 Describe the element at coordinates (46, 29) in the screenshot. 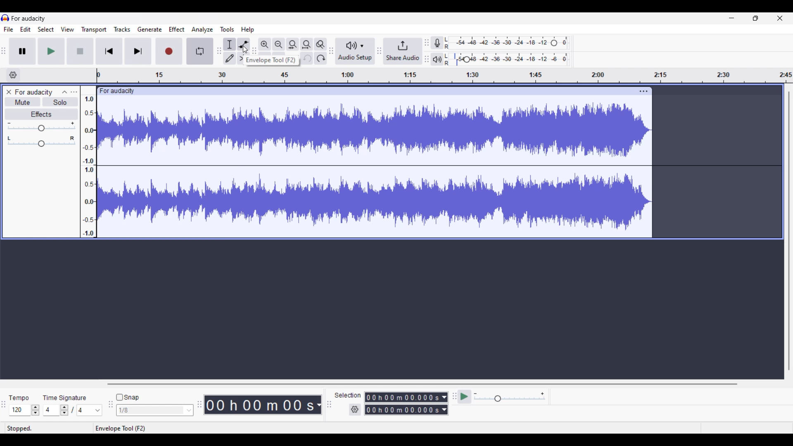

I see `Select` at that location.